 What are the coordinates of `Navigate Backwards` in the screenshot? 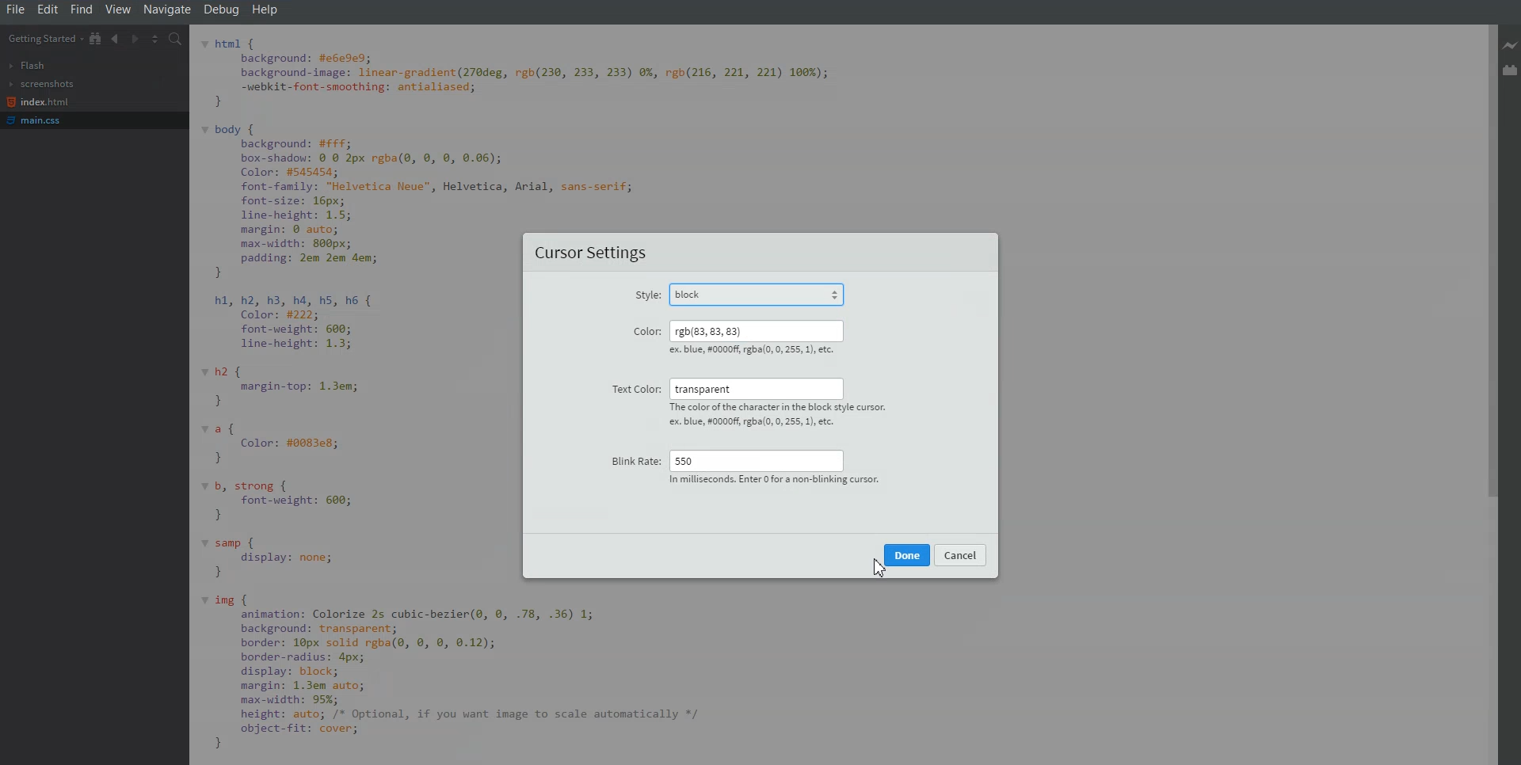 It's located at (116, 38).